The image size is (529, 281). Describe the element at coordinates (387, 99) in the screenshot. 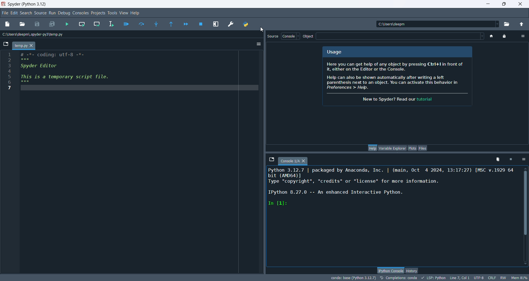

I see `text for tutorial` at that location.